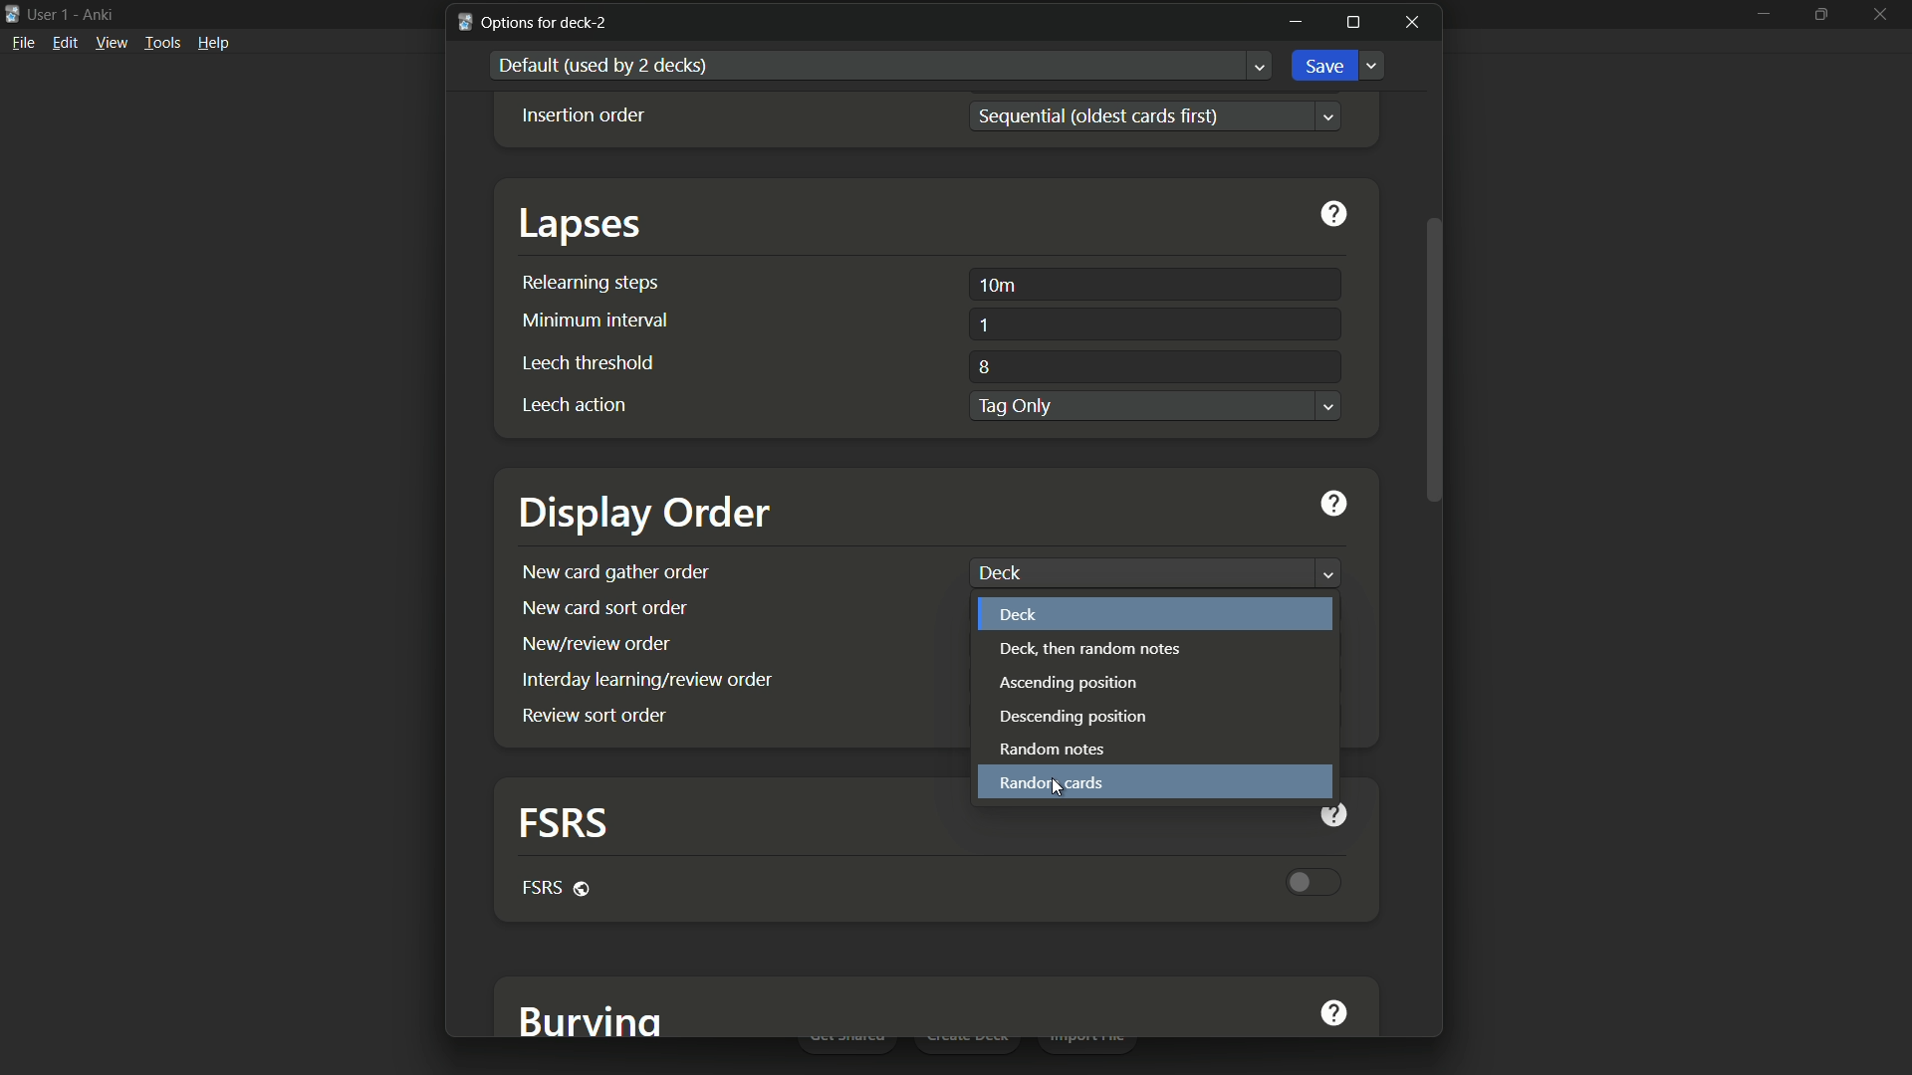  What do you see at coordinates (605, 65) in the screenshot?
I see `default used by 2 decks` at bounding box center [605, 65].